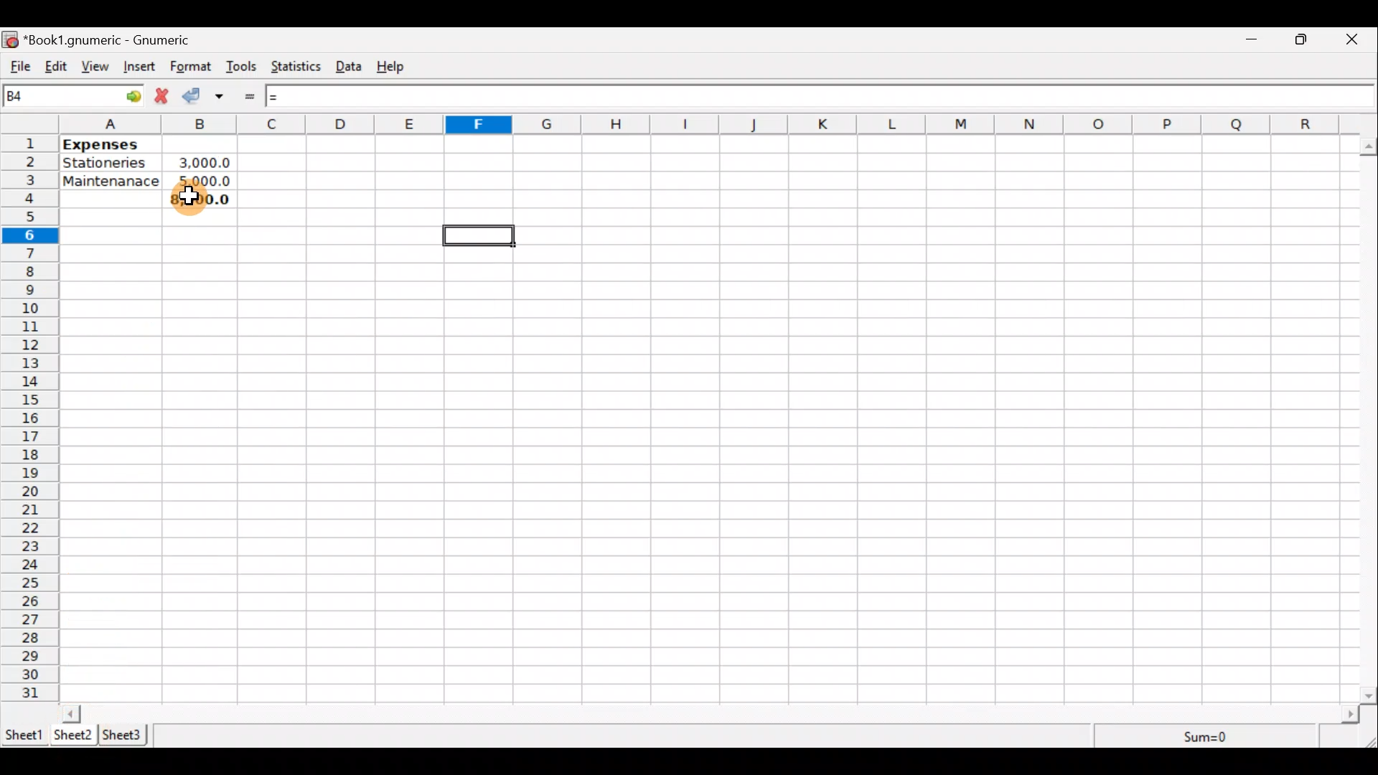 The height and width of the screenshot is (775, 1378). I want to click on Cancel change, so click(164, 98).